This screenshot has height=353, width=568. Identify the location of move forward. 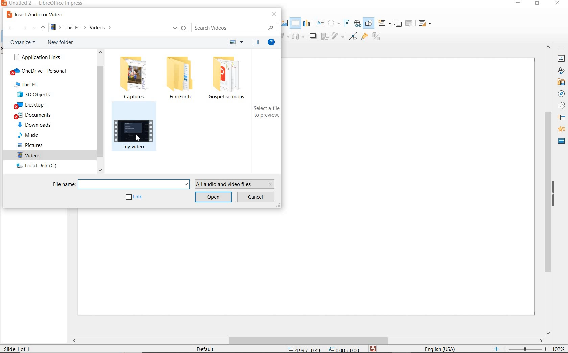
(314, 37).